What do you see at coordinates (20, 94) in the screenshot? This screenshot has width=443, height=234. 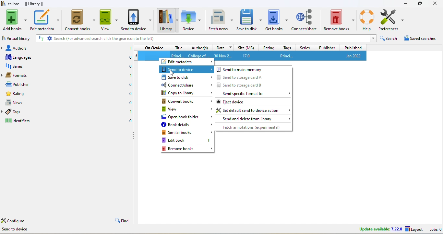 I see `rating` at bounding box center [20, 94].